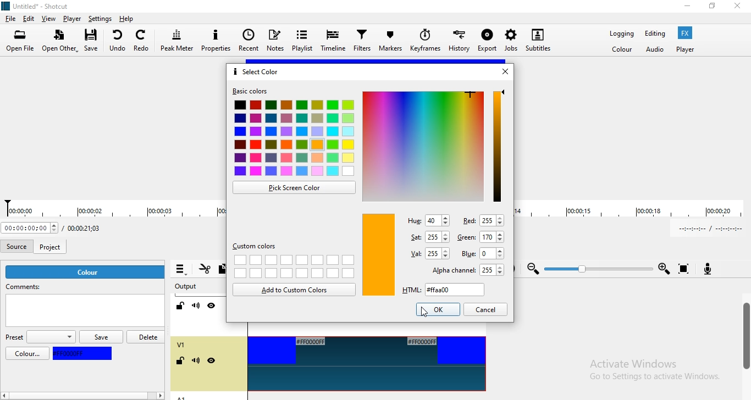 Image resolution: width=751 pixels, height=400 pixels. Describe the element at coordinates (196, 306) in the screenshot. I see `Mute` at that location.